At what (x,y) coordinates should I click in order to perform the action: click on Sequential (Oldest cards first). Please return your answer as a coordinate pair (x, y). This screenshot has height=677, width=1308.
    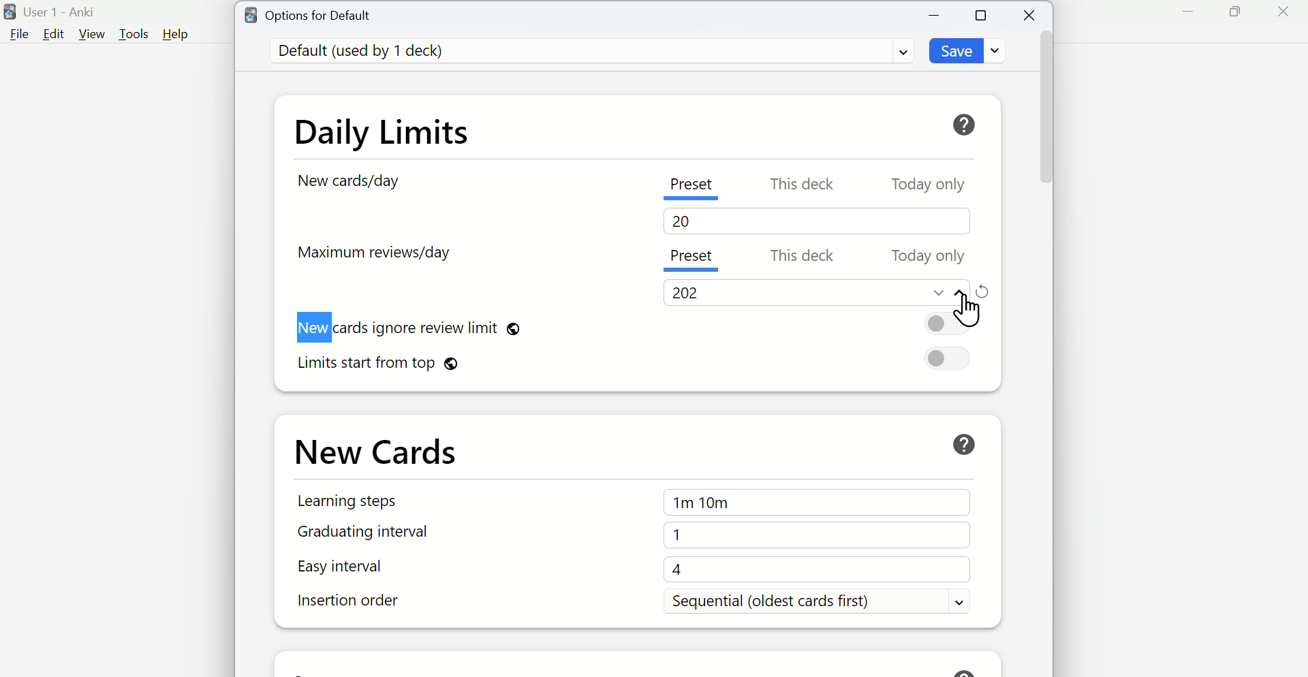
    Looking at the image, I should click on (815, 600).